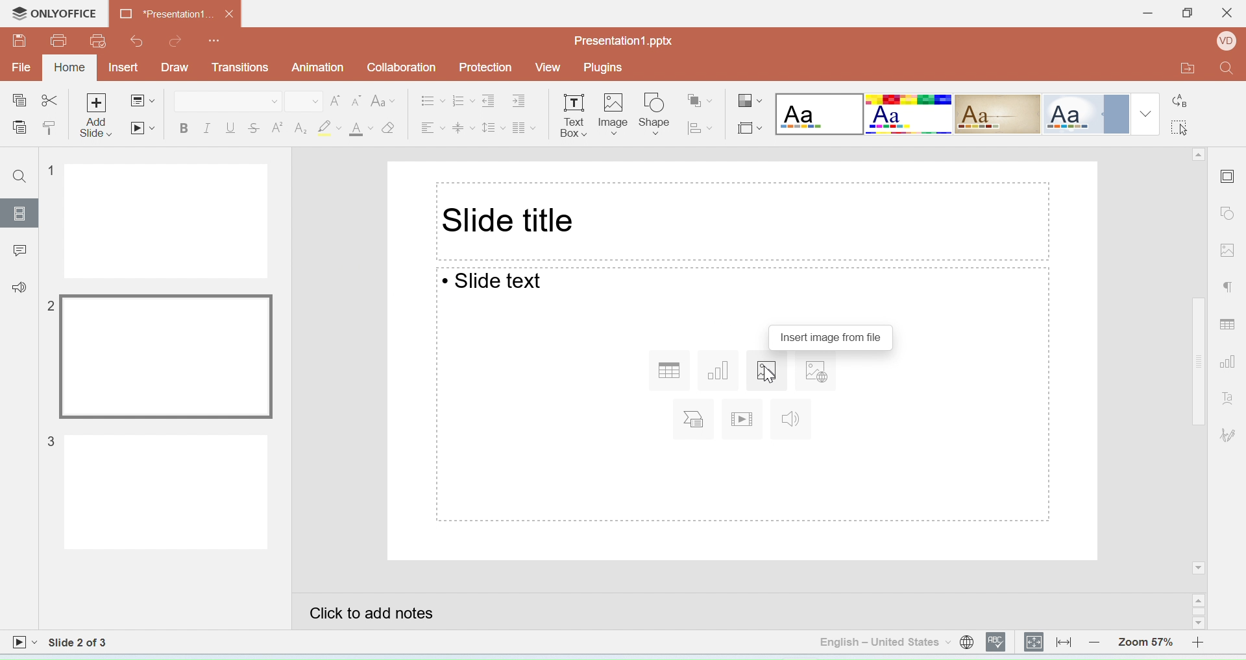 The width and height of the screenshot is (1246, 660). What do you see at coordinates (702, 127) in the screenshot?
I see `Align shape` at bounding box center [702, 127].